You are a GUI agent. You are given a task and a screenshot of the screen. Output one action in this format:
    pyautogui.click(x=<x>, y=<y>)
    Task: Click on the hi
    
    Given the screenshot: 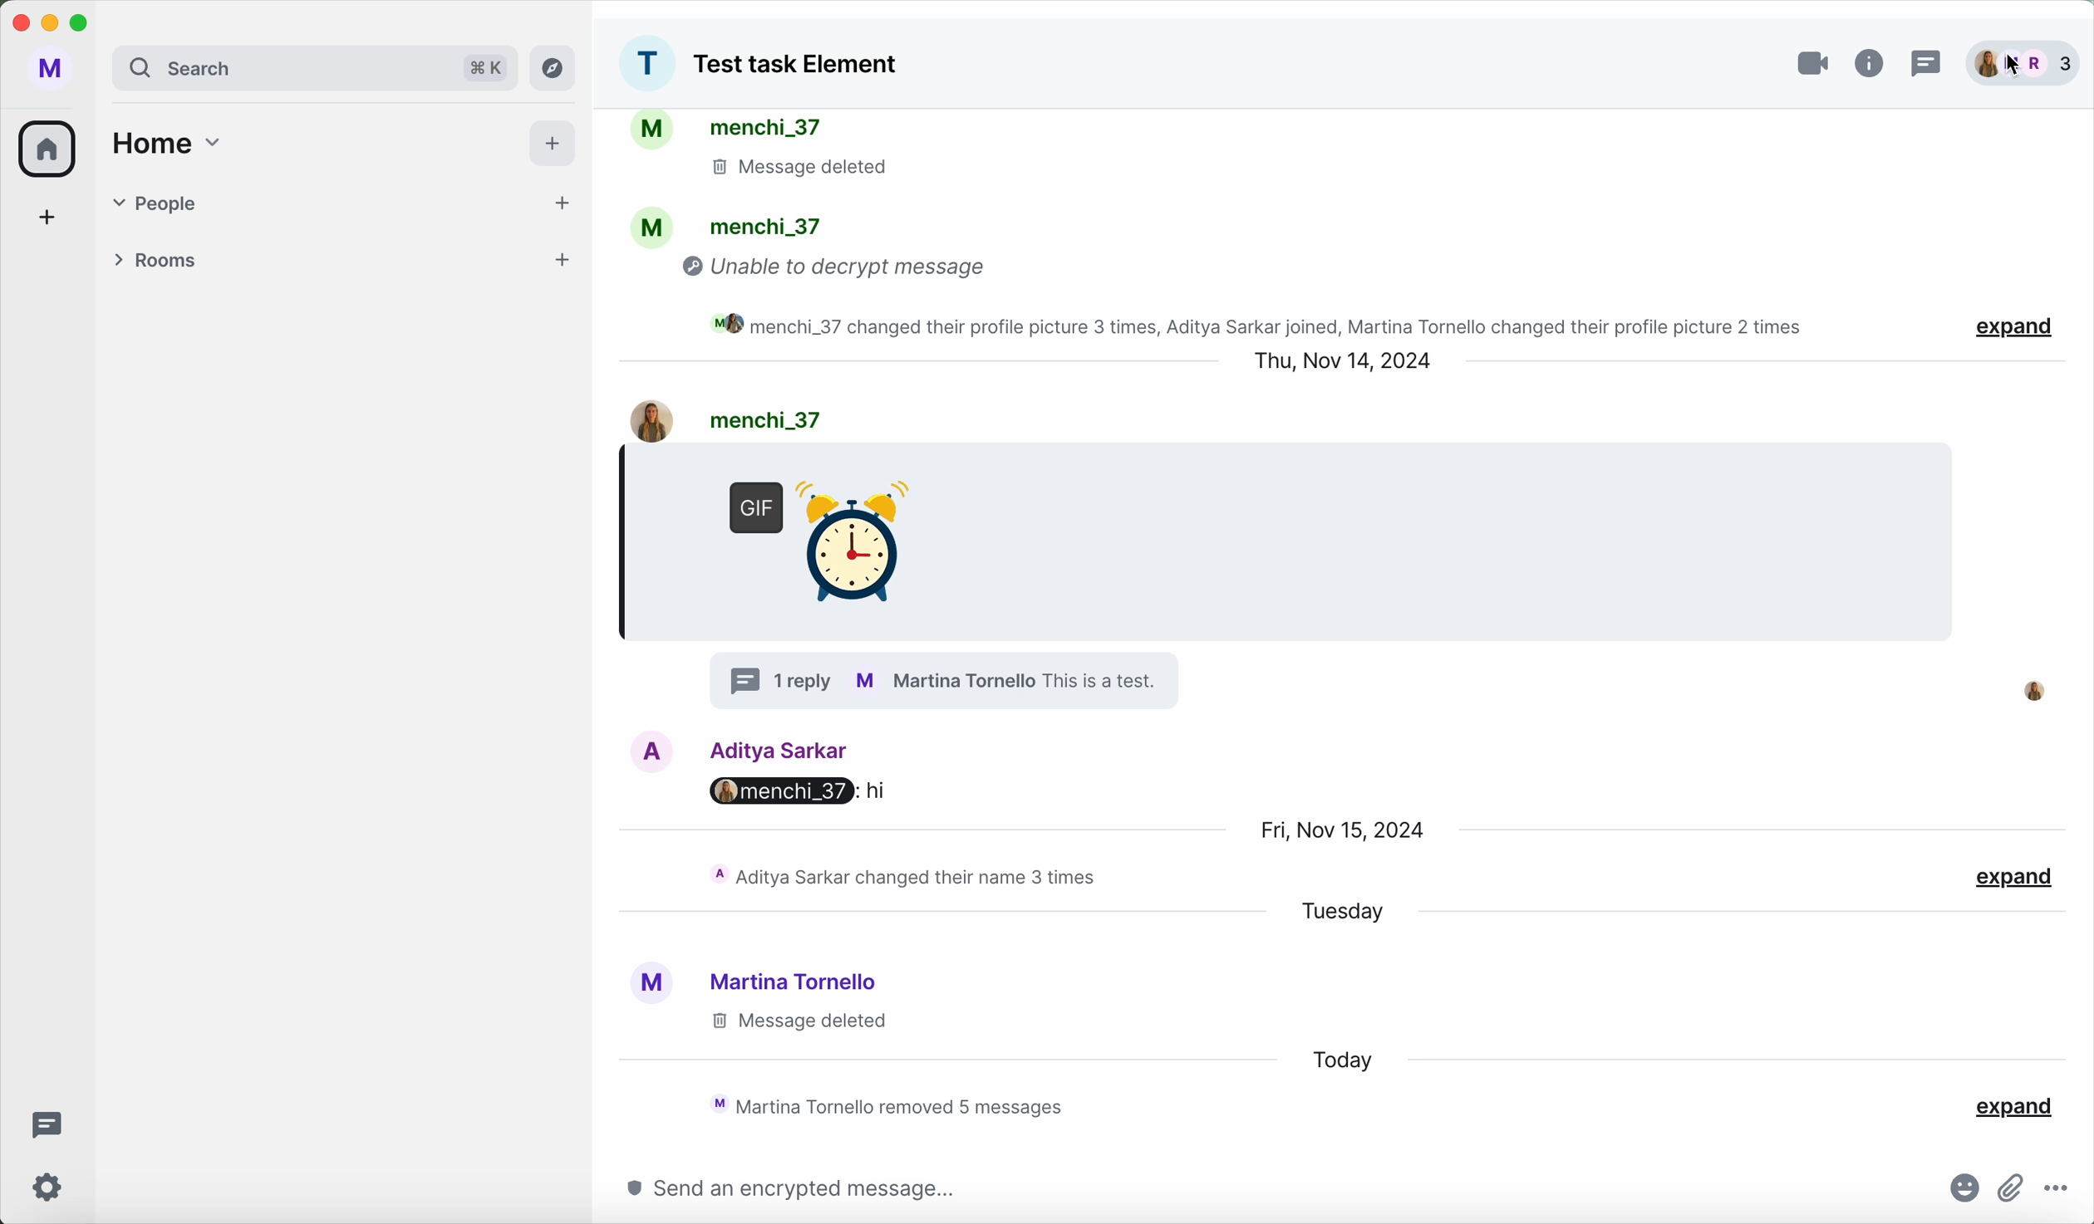 What is the action you would take?
    pyautogui.click(x=882, y=794)
    